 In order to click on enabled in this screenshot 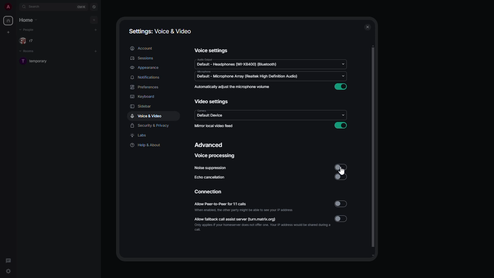, I will do `click(341, 125)`.